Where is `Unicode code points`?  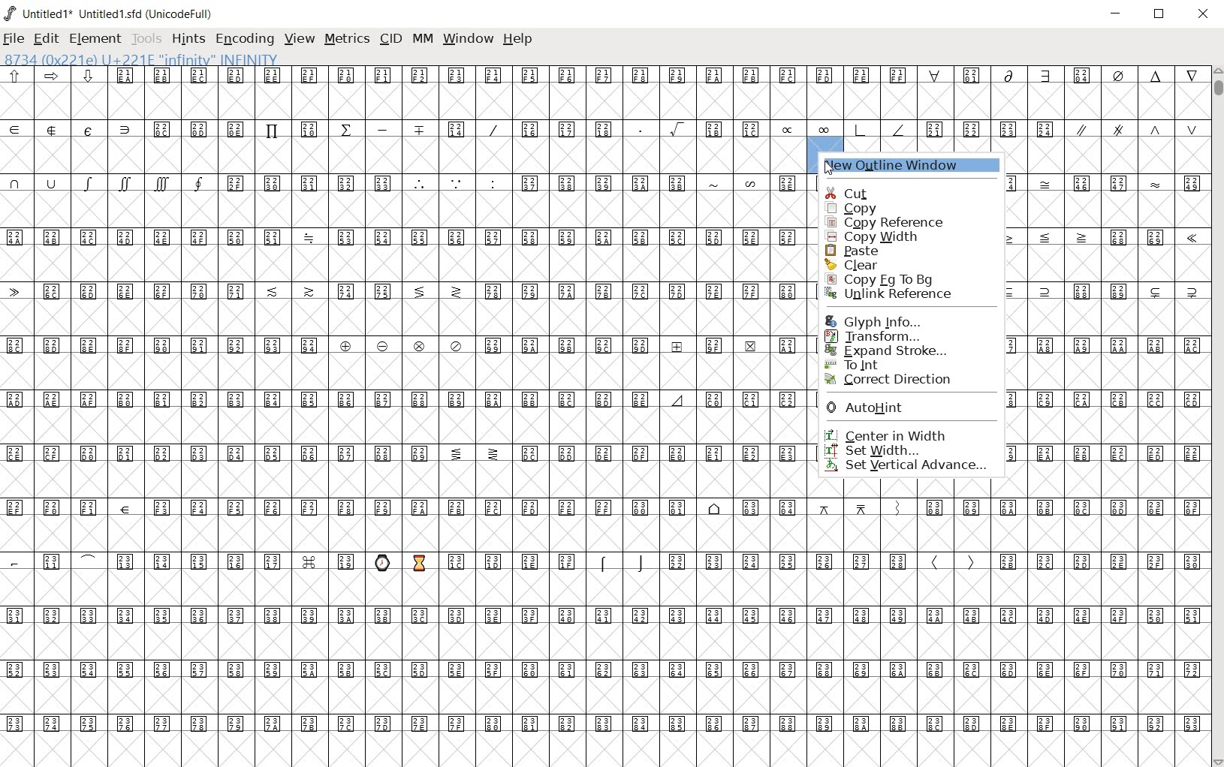
Unicode code points is located at coordinates (792, 561).